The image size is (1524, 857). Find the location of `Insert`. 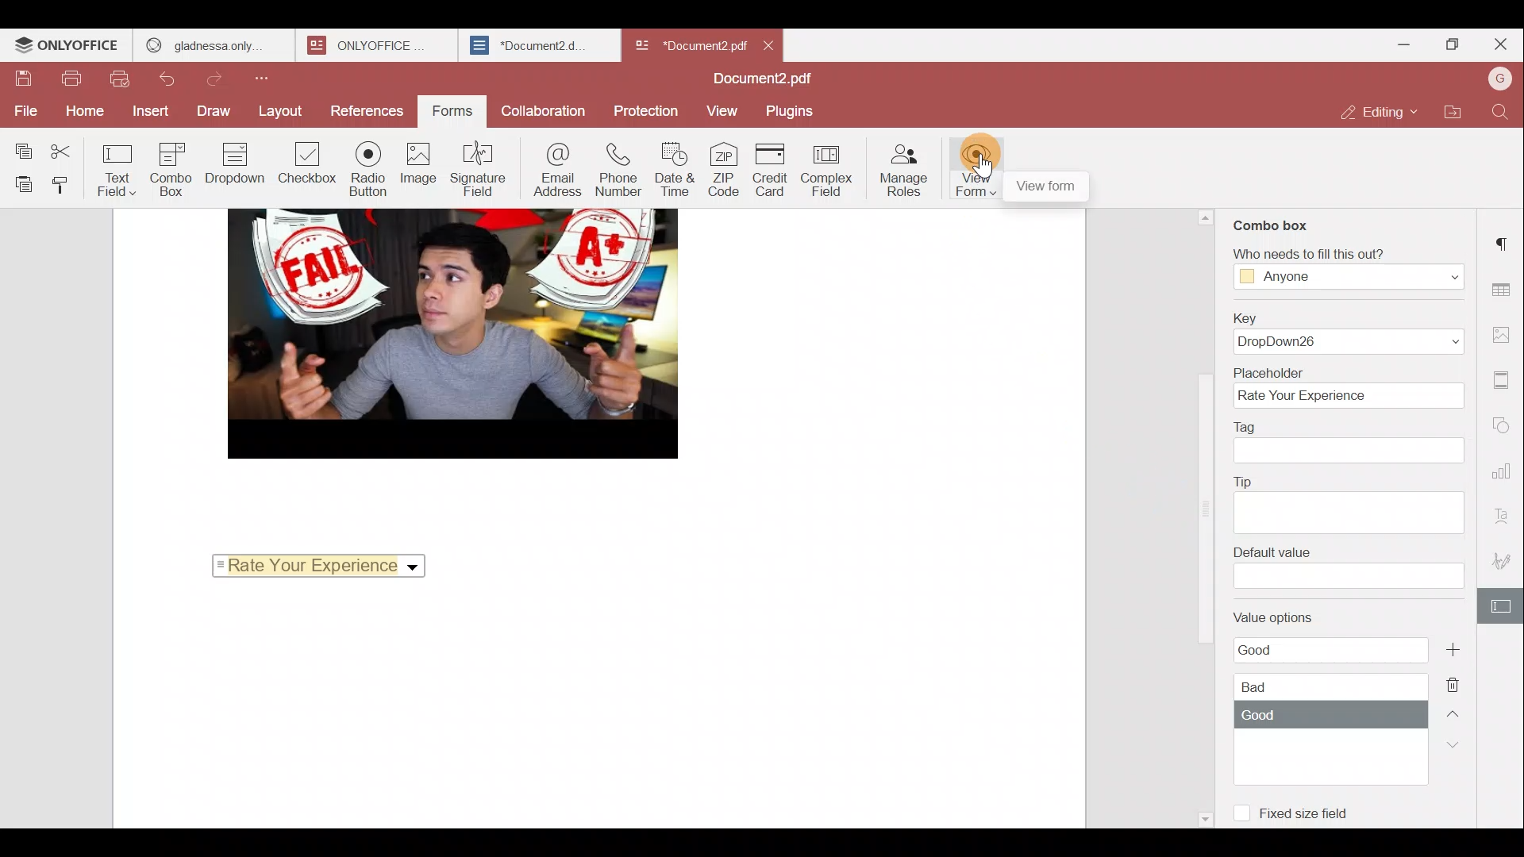

Insert is located at coordinates (146, 111).